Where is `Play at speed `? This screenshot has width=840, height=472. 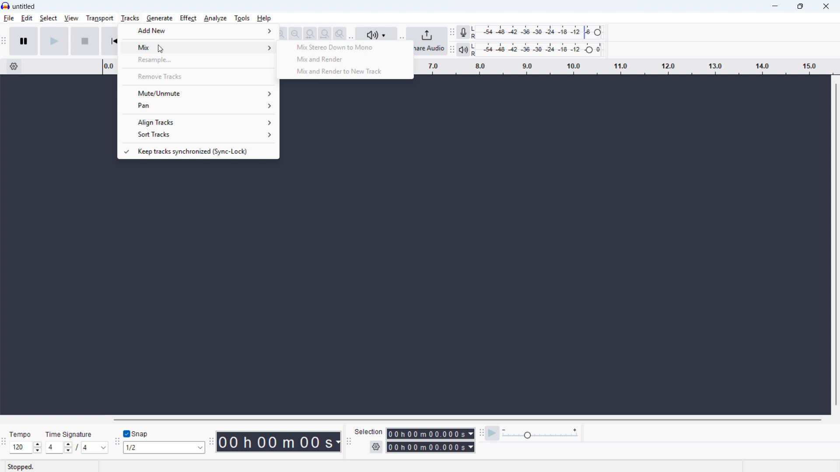
Play at speed  is located at coordinates (492, 434).